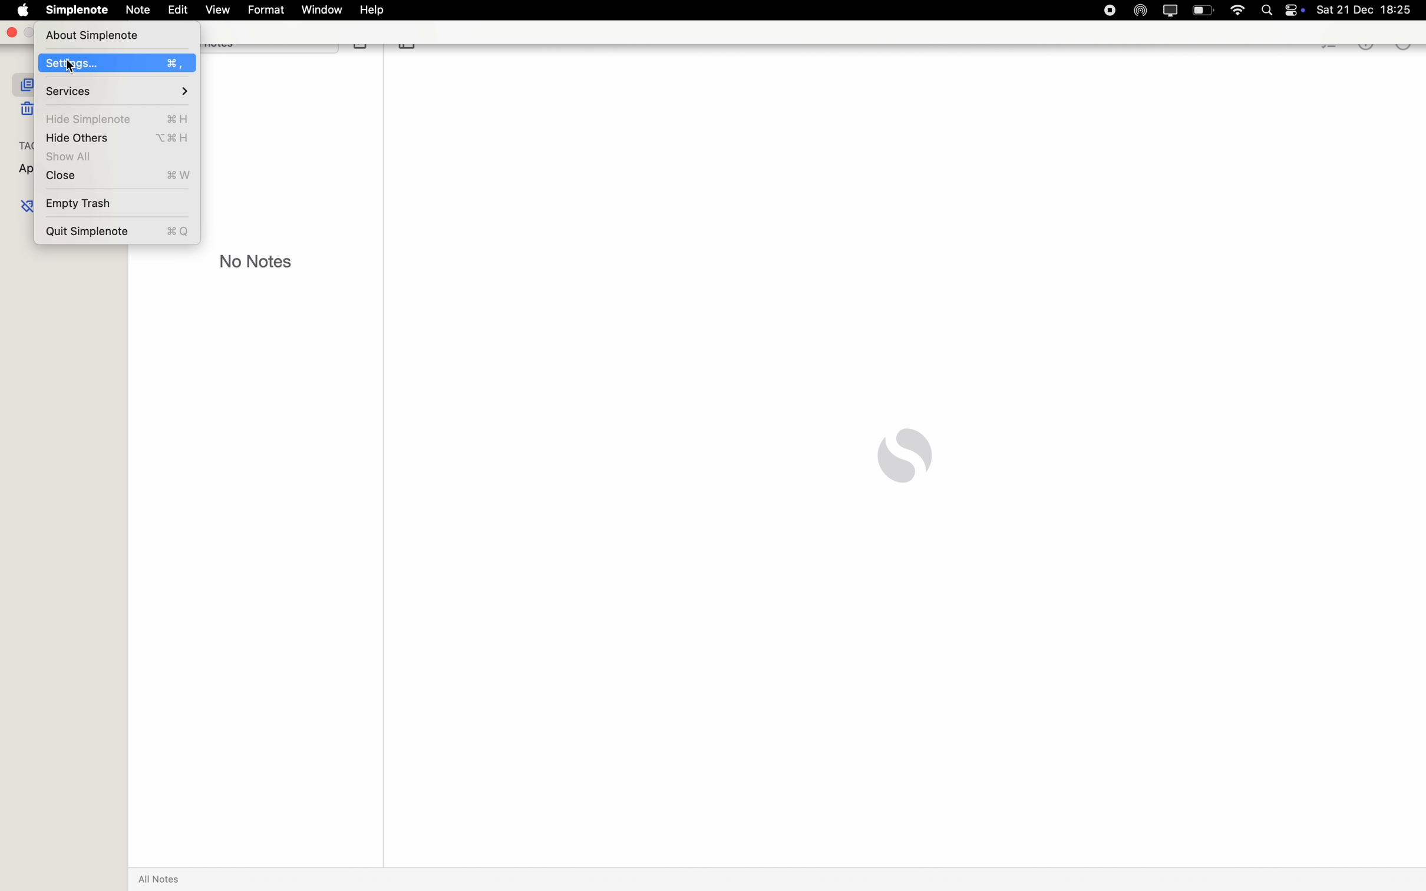 This screenshot has width=1426, height=891. What do you see at coordinates (1265, 12) in the screenshot?
I see `Spotlight search` at bounding box center [1265, 12].